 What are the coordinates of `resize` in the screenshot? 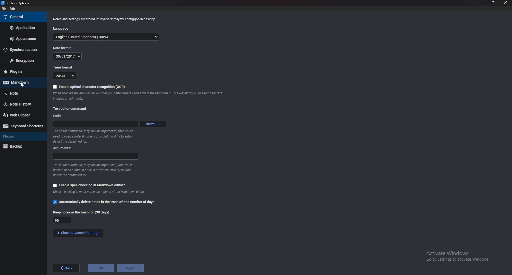 It's located at (493, 3).